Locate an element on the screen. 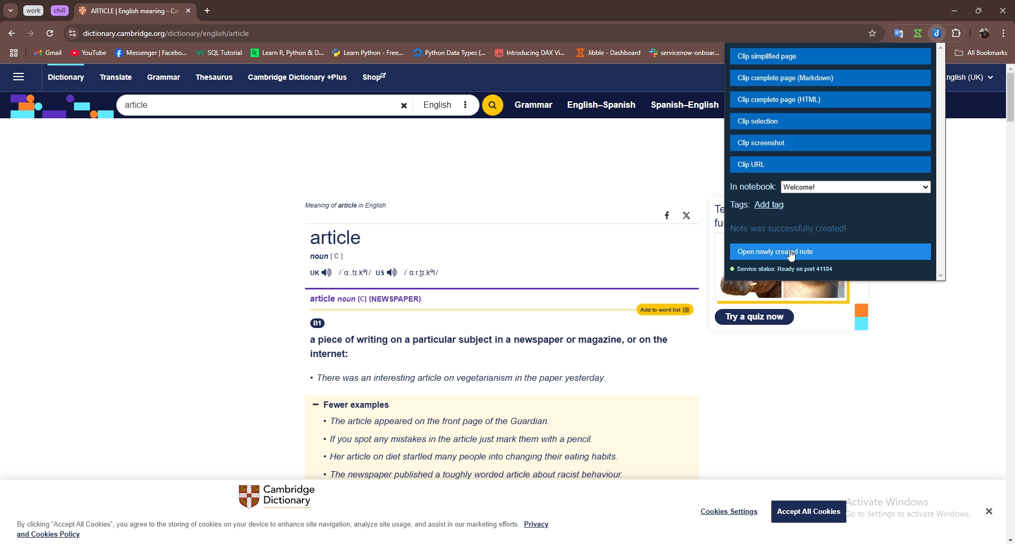 This screenshot has height=544, width=1015. Sidebar is located at coordinates (17, 78).